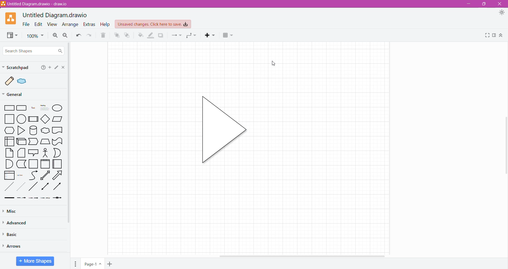 The width and height of the screenshot is (508, 269). I want to click on Insert, so click(210, 36).